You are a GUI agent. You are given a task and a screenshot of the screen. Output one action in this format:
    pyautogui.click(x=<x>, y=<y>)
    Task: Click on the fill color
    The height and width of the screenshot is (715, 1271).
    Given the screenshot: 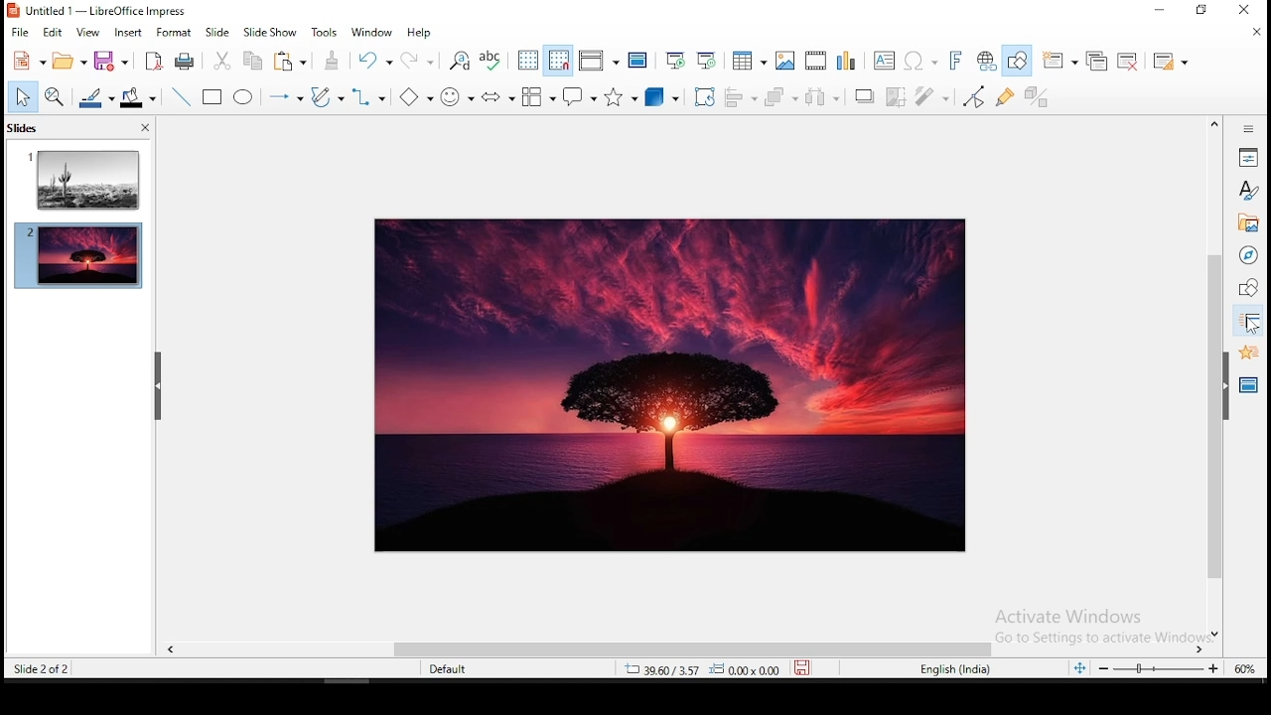 What is the action you would take?
    pyautogui.click(x=138, y=97)
    